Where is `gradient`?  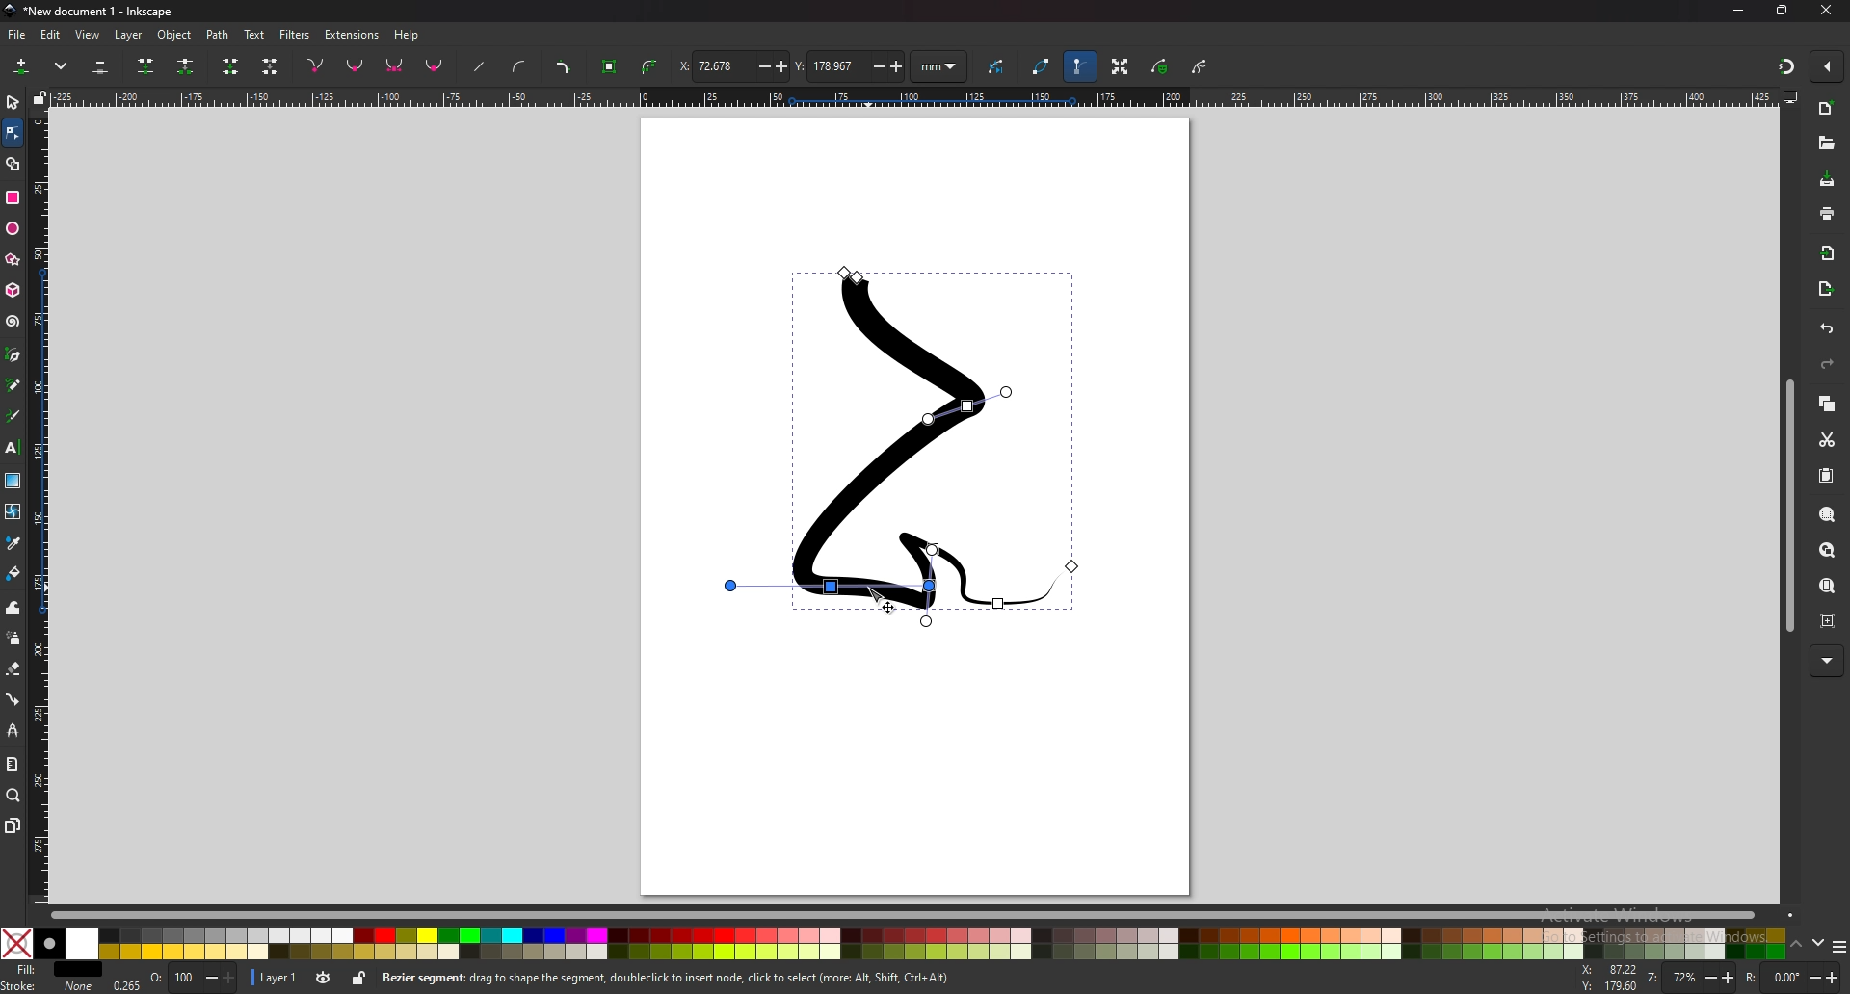
gradient is located at coordinates (13, 481).